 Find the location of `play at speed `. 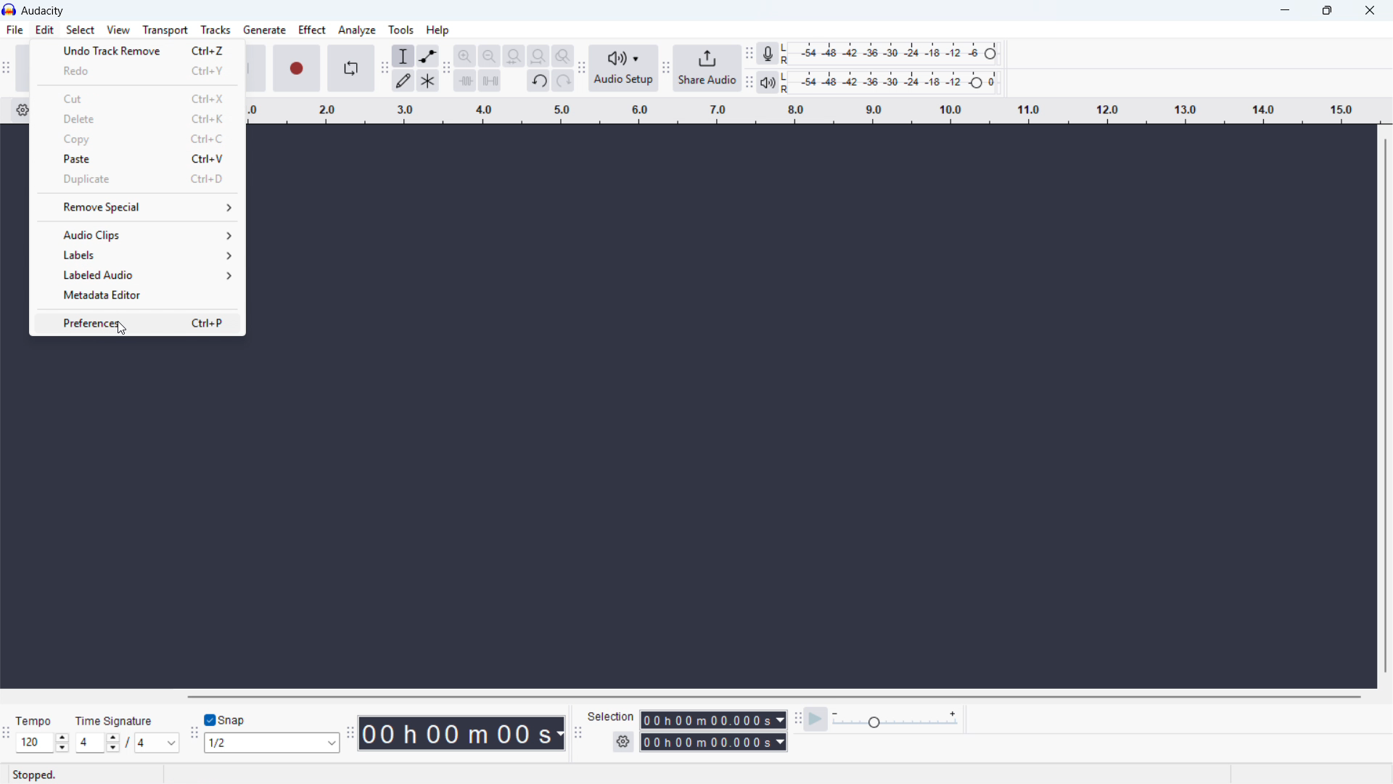

play at speed  is located at coordinates (815, 719).